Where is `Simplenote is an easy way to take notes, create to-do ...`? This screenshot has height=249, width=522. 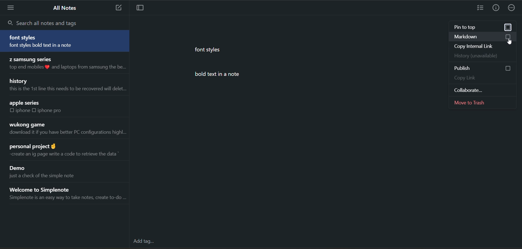 Simplenote is an easy way to take notes, create to-do ... is located at coordinates (67, 199).